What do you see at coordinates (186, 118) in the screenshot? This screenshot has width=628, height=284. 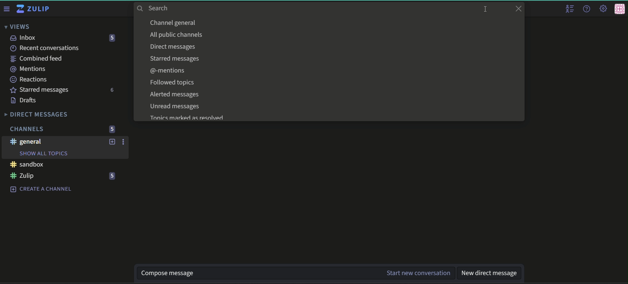 I see `text` at bounding box center [186, 118].